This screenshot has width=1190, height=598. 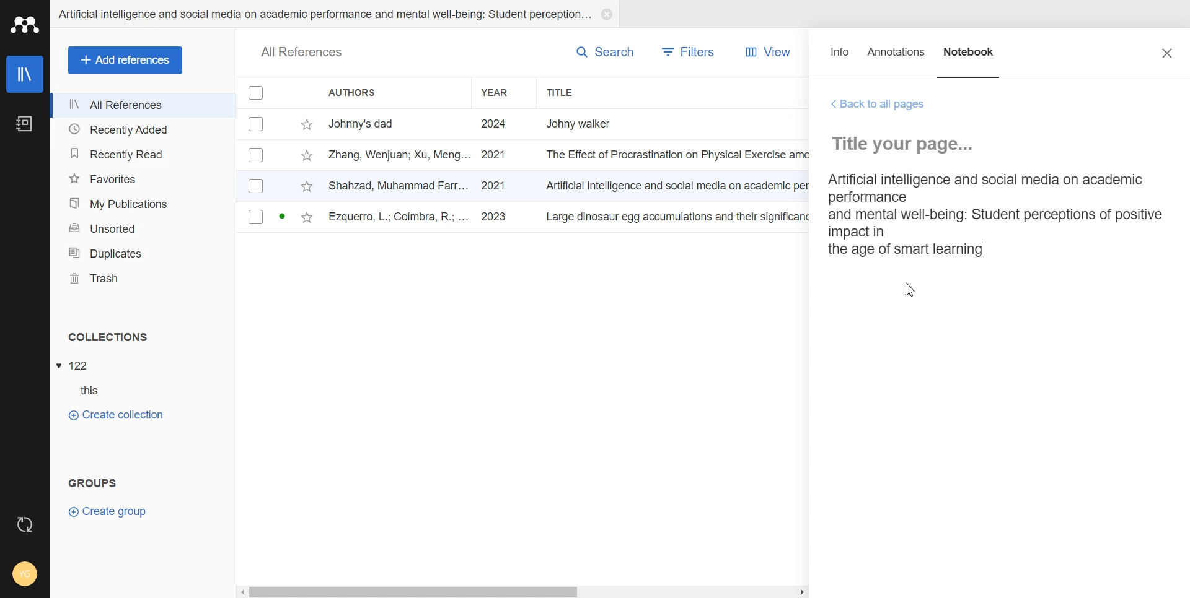 What do you see at coordinates (910, 289) in the screenshot?
I see `Cursor` at bounding box center [910, 289].